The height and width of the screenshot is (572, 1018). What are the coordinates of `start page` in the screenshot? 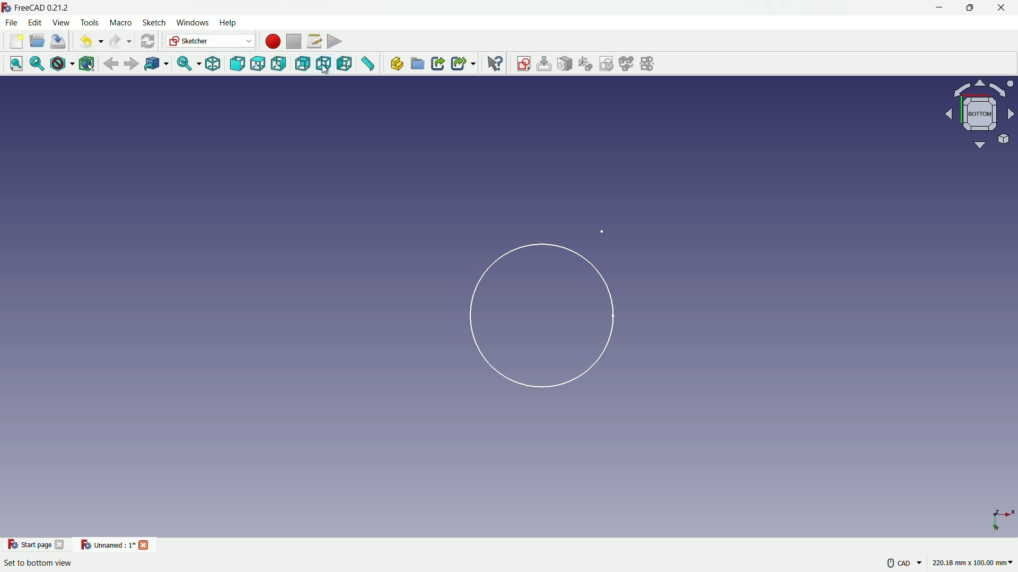 It's located at (27, 544).